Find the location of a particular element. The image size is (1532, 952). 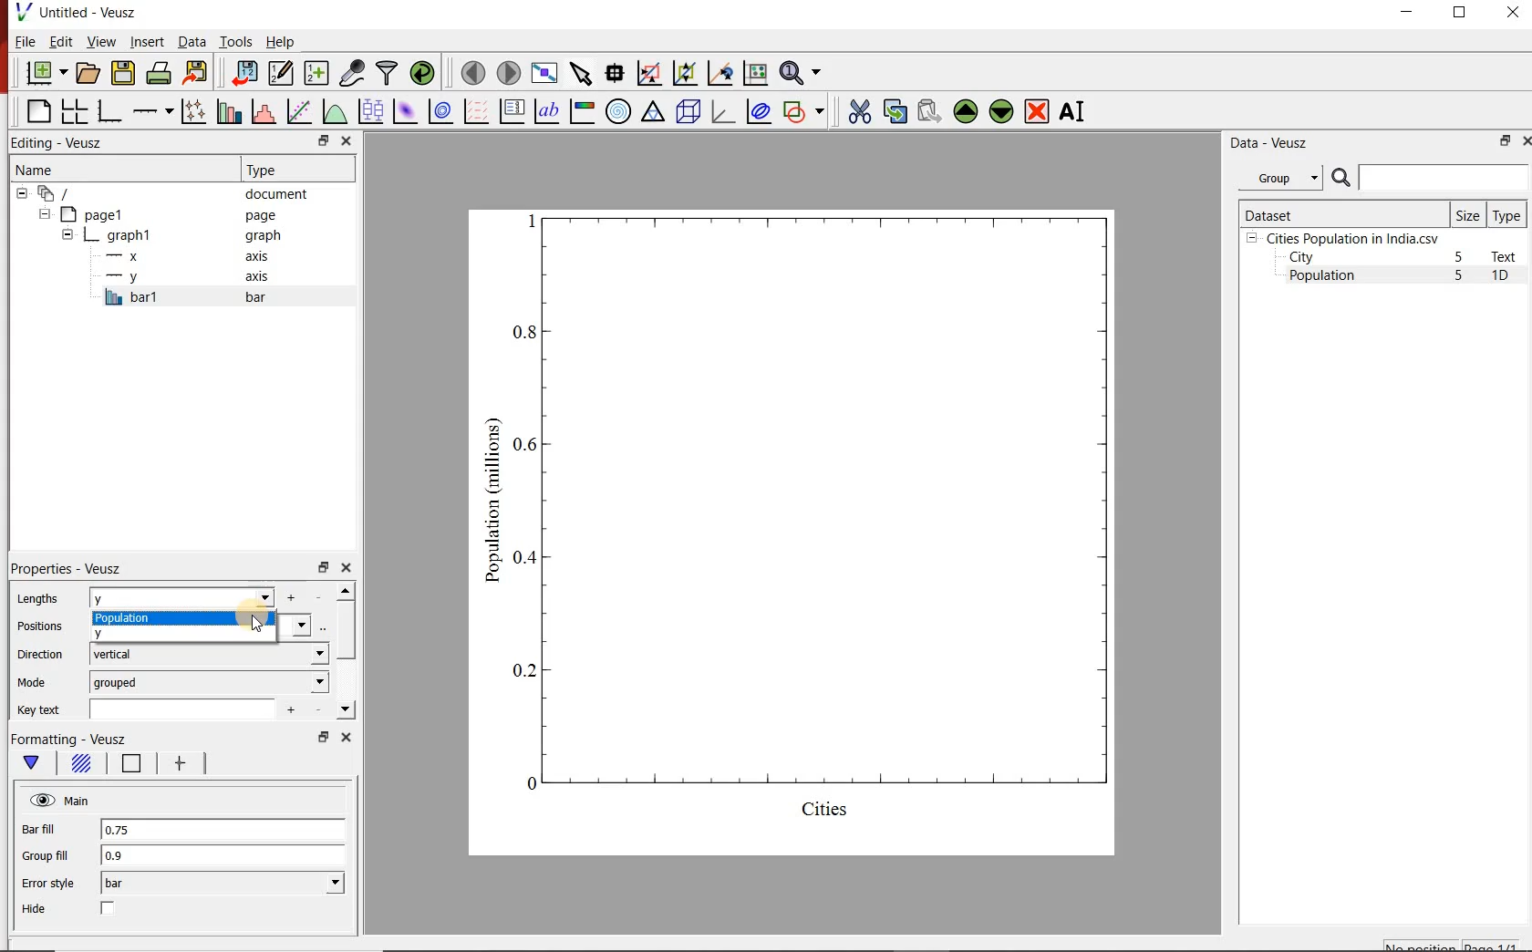

page1 is located at coordinates (163, 214).